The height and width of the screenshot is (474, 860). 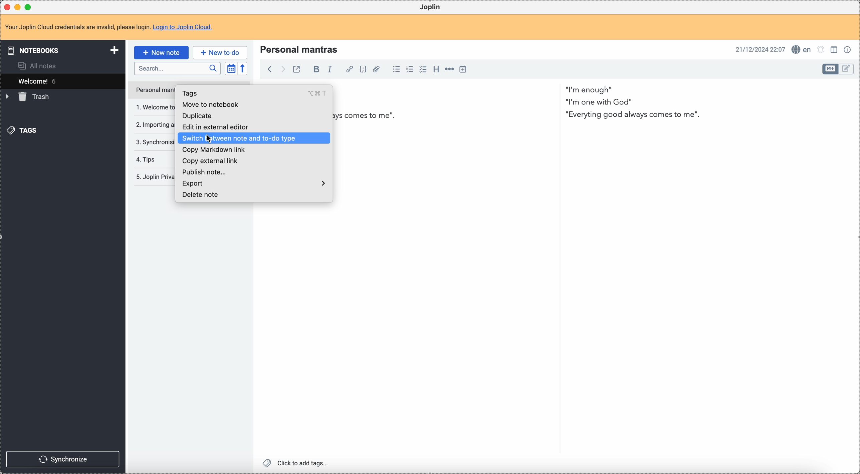 I want to click on tips, so click(x=150, y=160).